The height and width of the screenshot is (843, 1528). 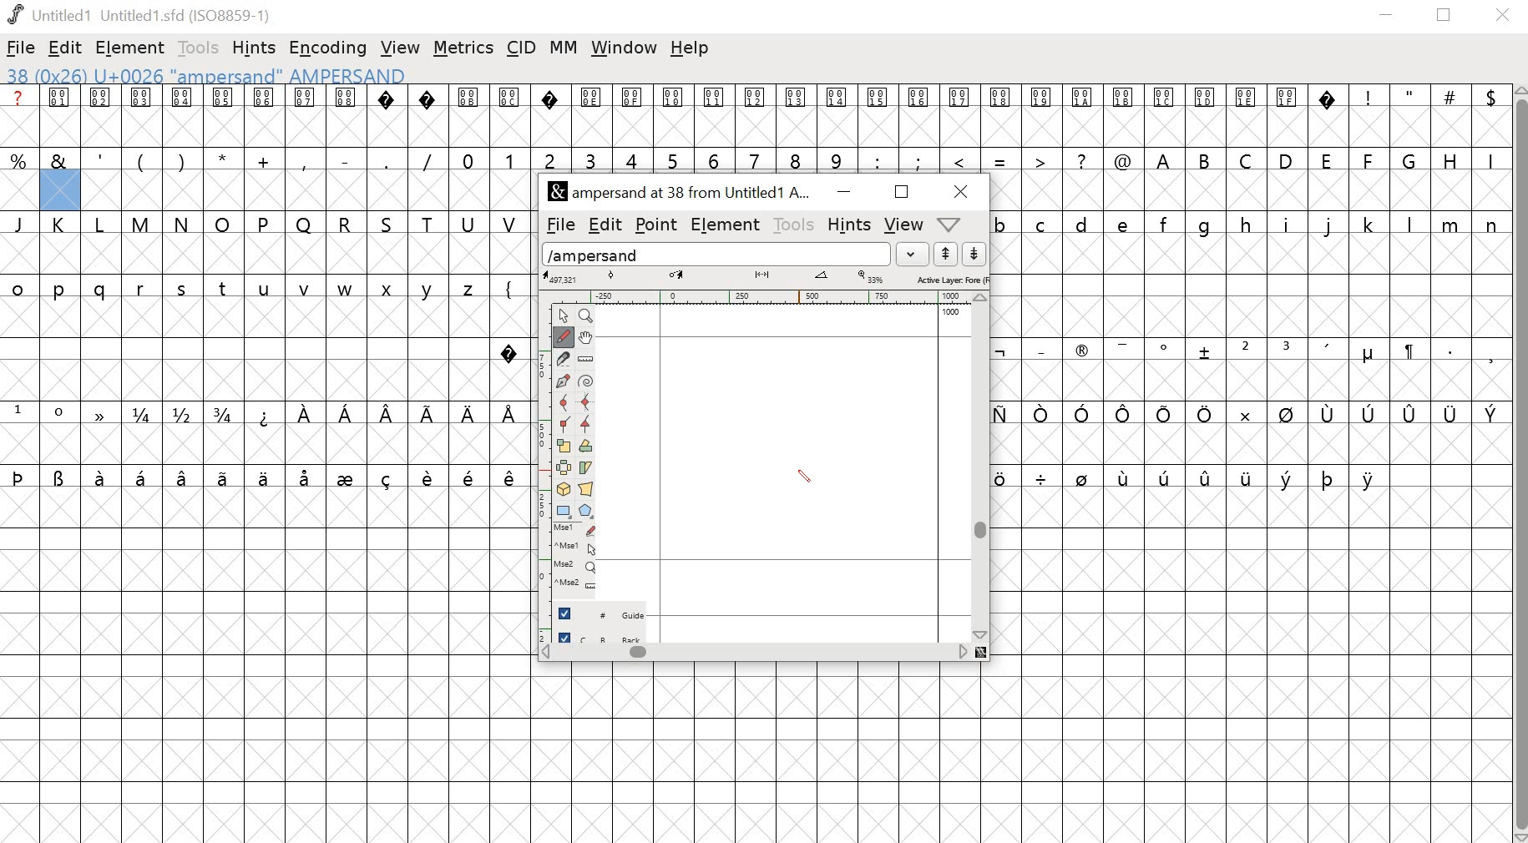 I want to click on symbol, so click(x=388, y=477).